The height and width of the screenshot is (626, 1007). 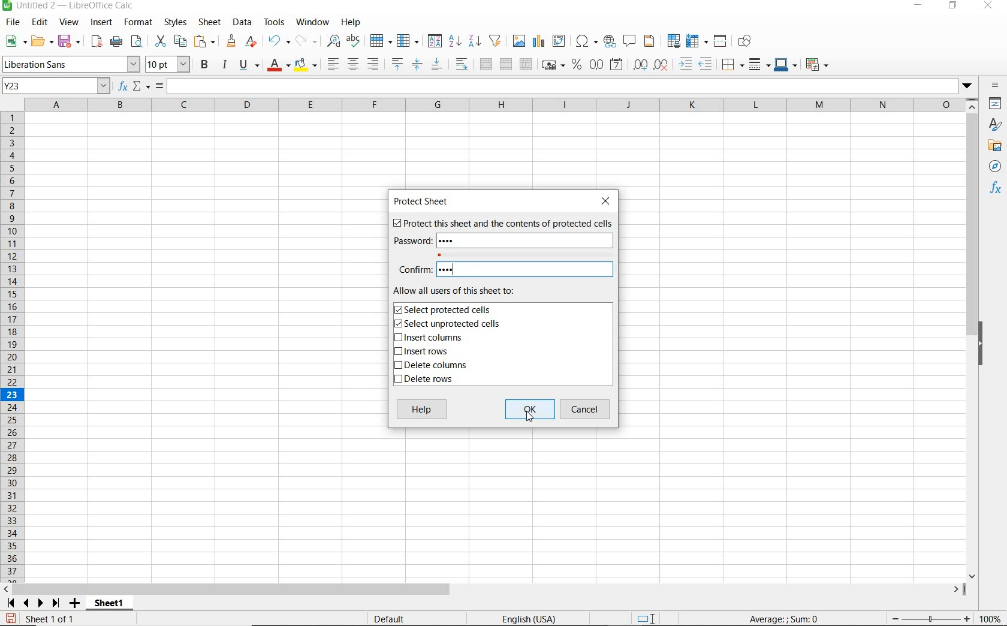 What do you see at coordinates (994, 191) in the screenshot?
I see `functions` at bounding box center [994, 191].